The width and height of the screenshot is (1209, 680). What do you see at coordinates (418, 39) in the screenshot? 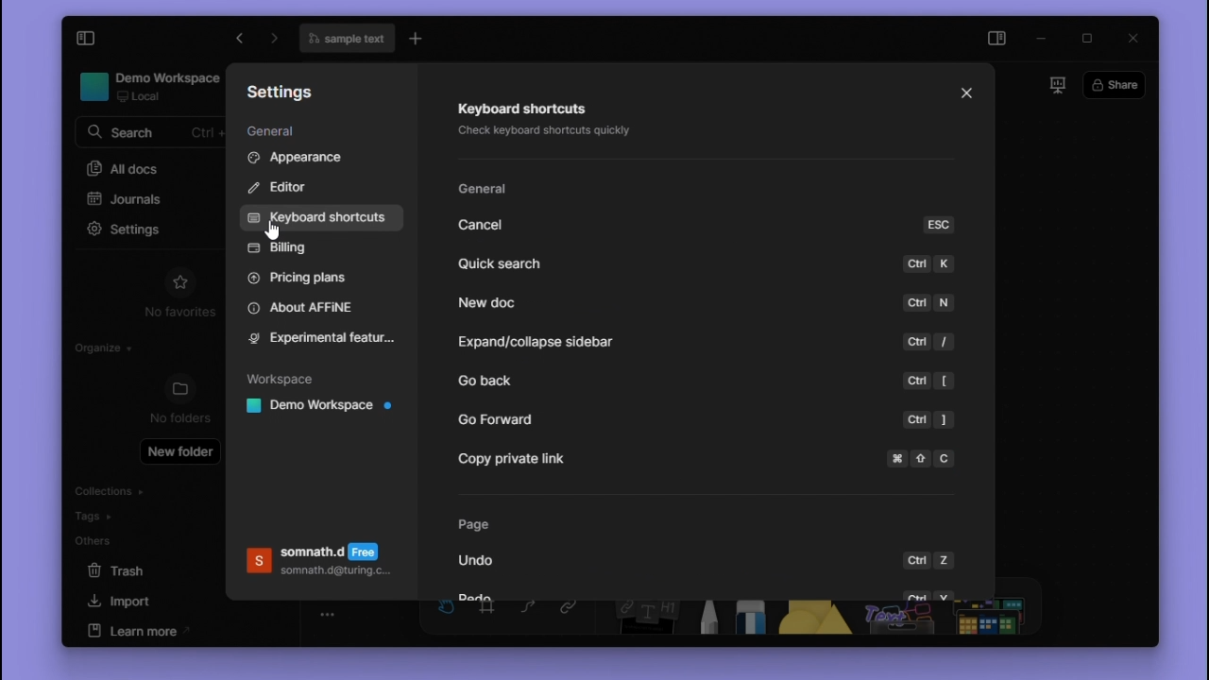
I see `new tab` at bounding box center [418, 39].